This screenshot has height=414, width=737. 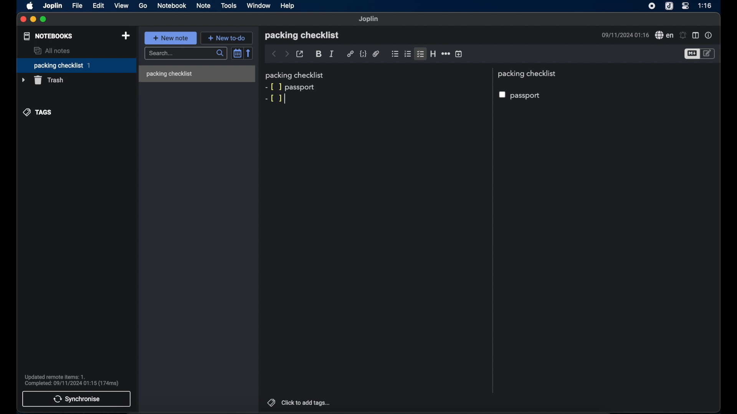 What do you see at coordinates (669, 6) in the screenshot?
I see `joplin icone` at bounding box center [669, 6].